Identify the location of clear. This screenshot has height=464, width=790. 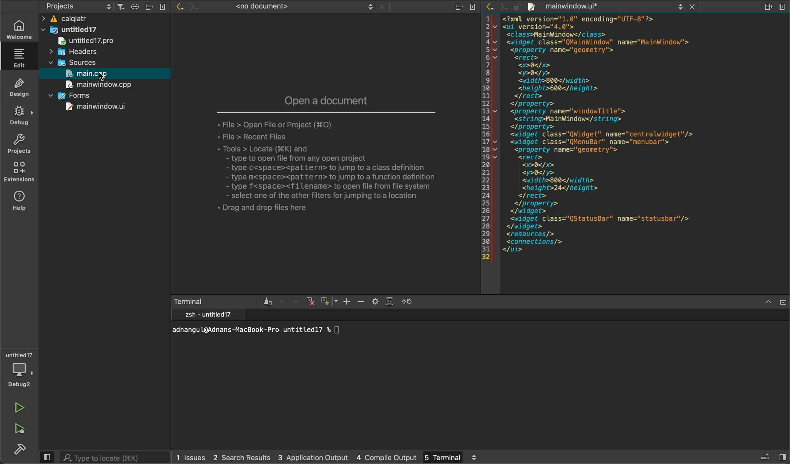
(267, 301).